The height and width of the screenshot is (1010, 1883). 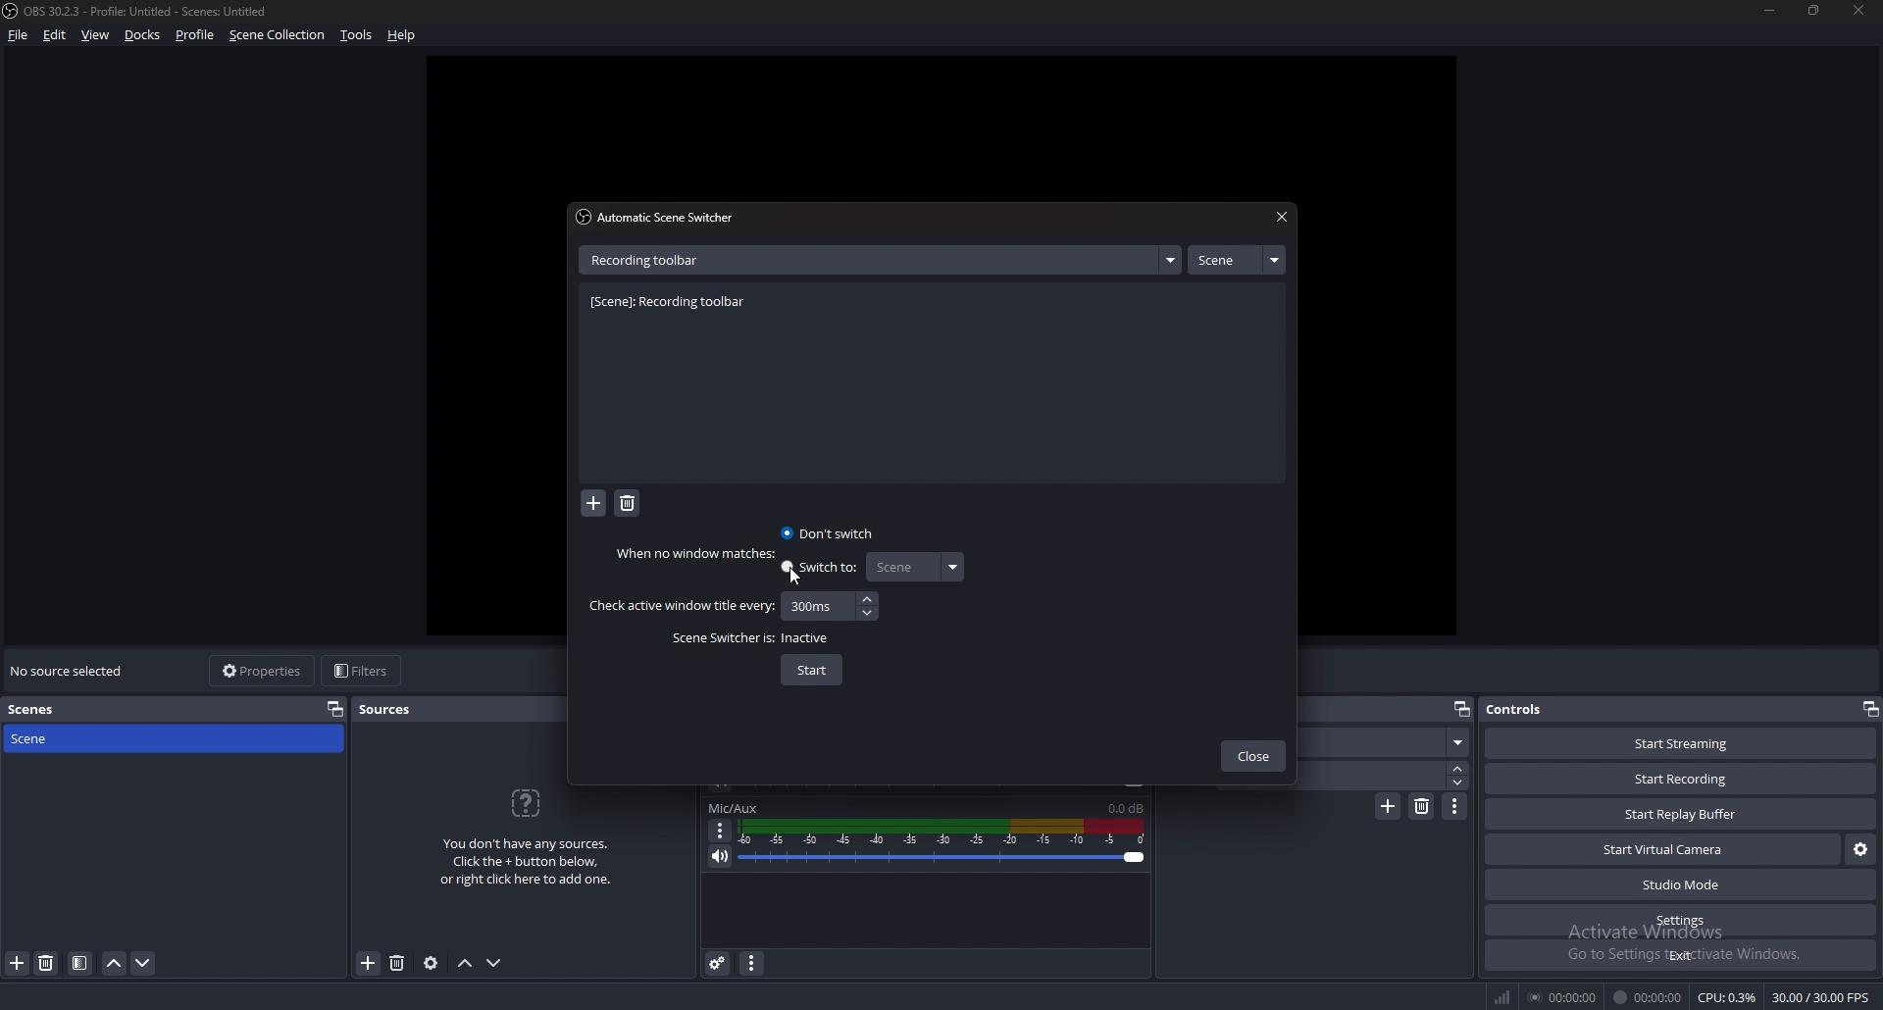 I want to click on swipe, so click(x=1389, y=742).